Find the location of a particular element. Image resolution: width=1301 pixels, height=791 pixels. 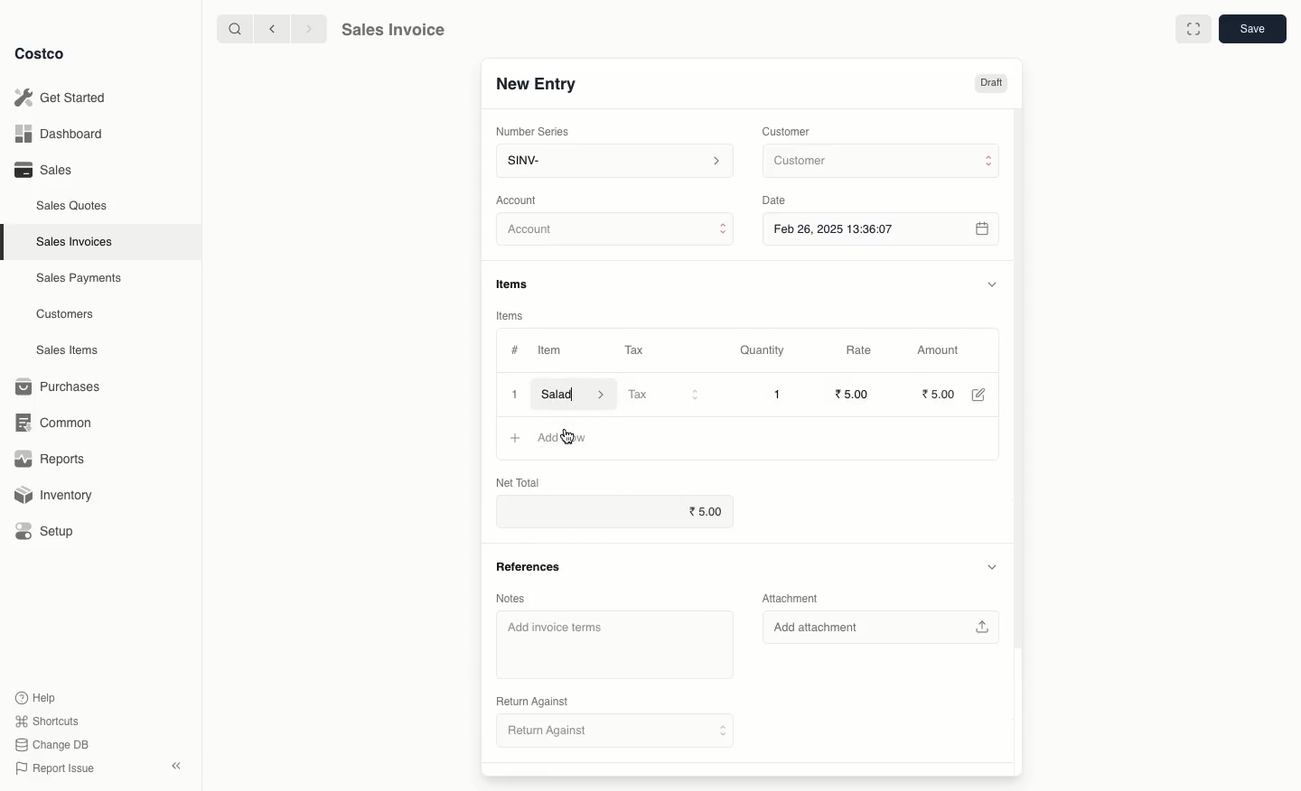

1 is located at coordinates (777, 394).